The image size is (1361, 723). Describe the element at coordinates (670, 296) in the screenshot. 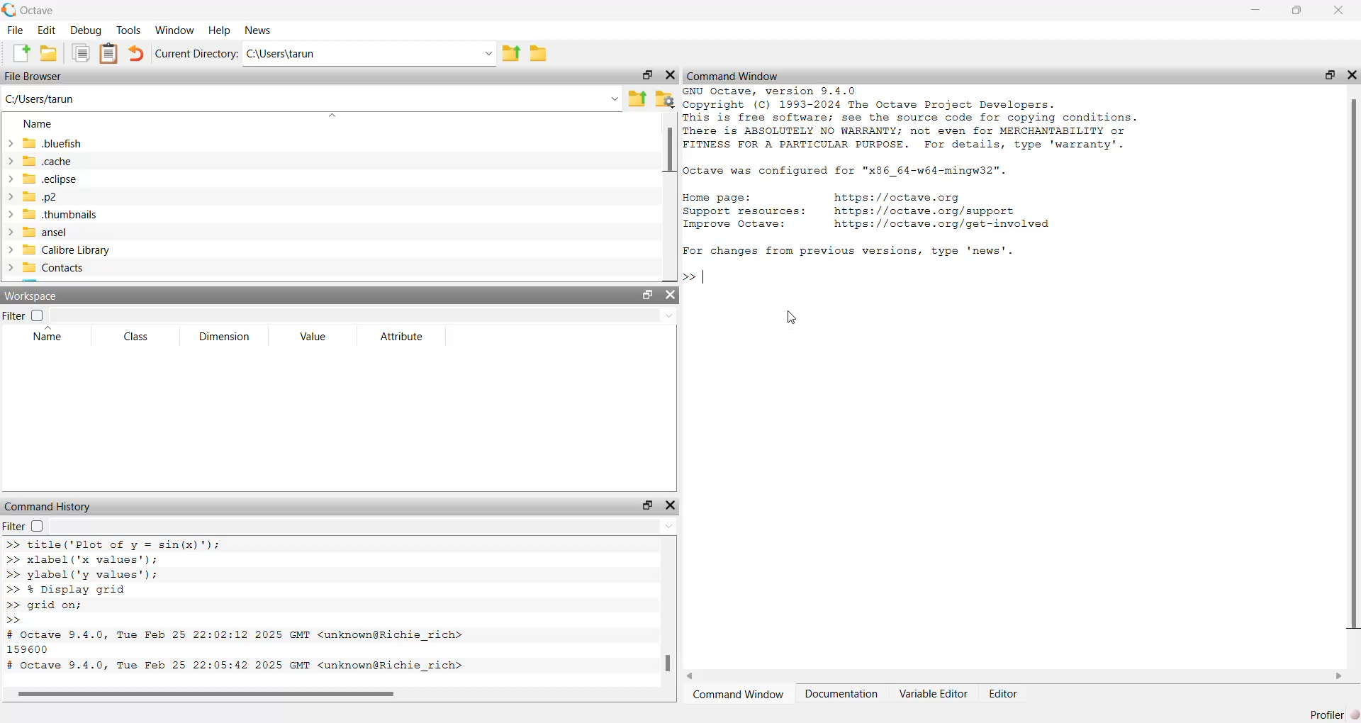

I see `close` at that location.